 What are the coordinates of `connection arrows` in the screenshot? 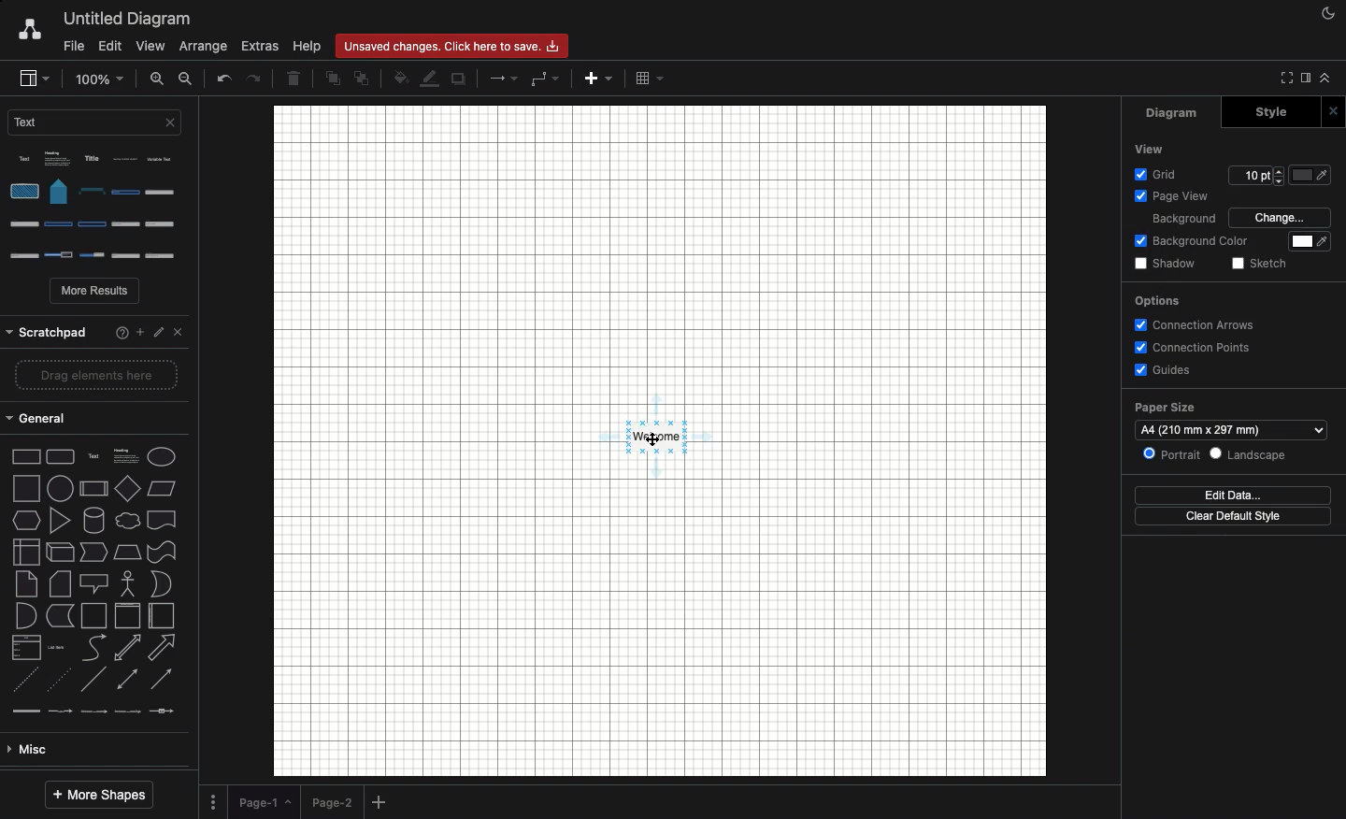 It's located at (1196, 323).